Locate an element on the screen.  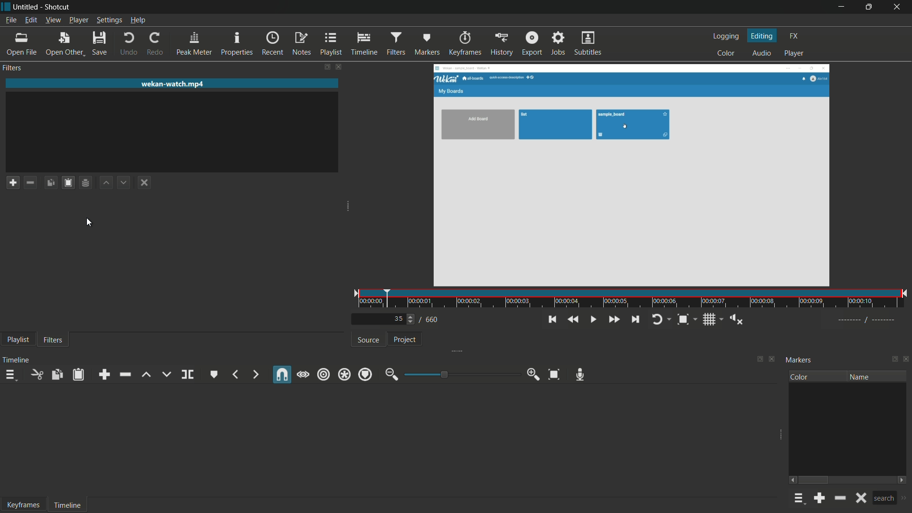
append is located at coordinates (104, 374).